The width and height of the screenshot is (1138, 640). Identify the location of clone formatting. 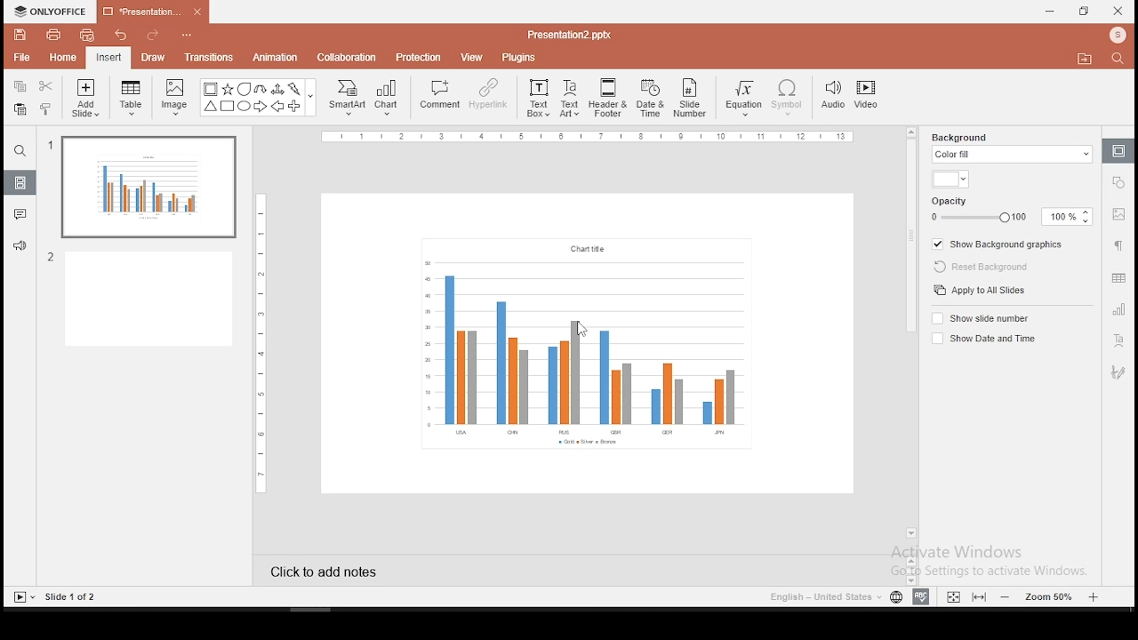
(45, 110).